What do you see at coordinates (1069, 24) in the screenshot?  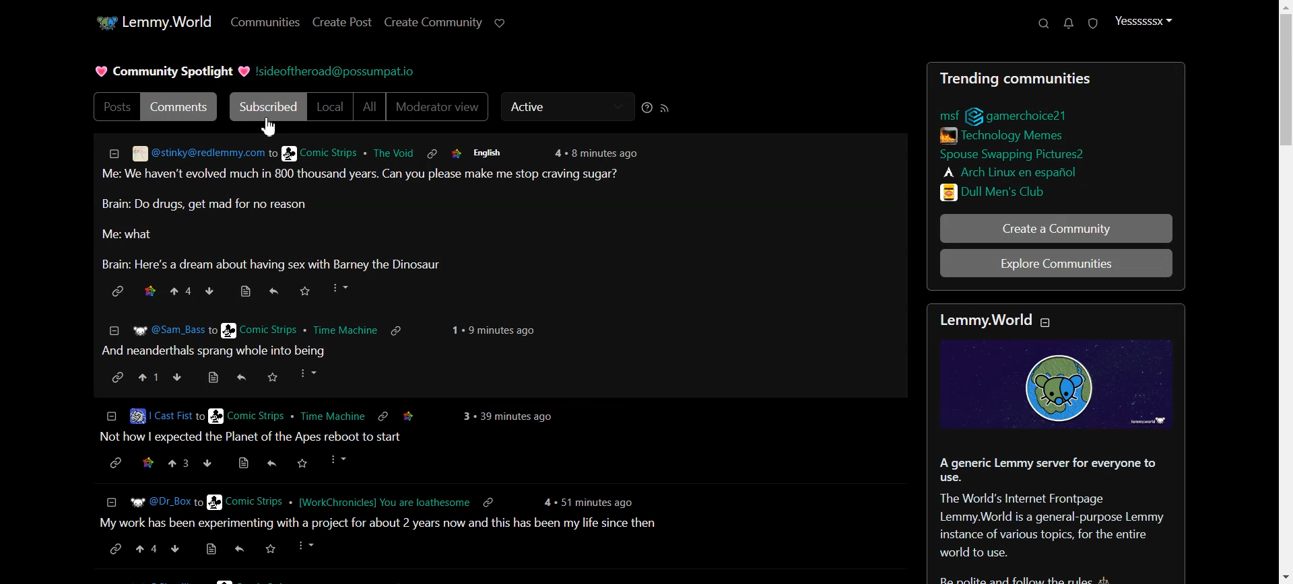 I see `Unread Message` at bounding box center [1069, 24].